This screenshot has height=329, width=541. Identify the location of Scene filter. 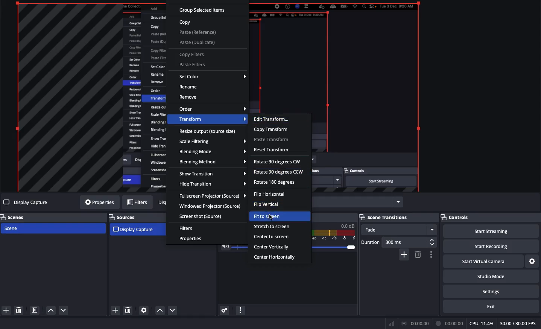
(35, 310).